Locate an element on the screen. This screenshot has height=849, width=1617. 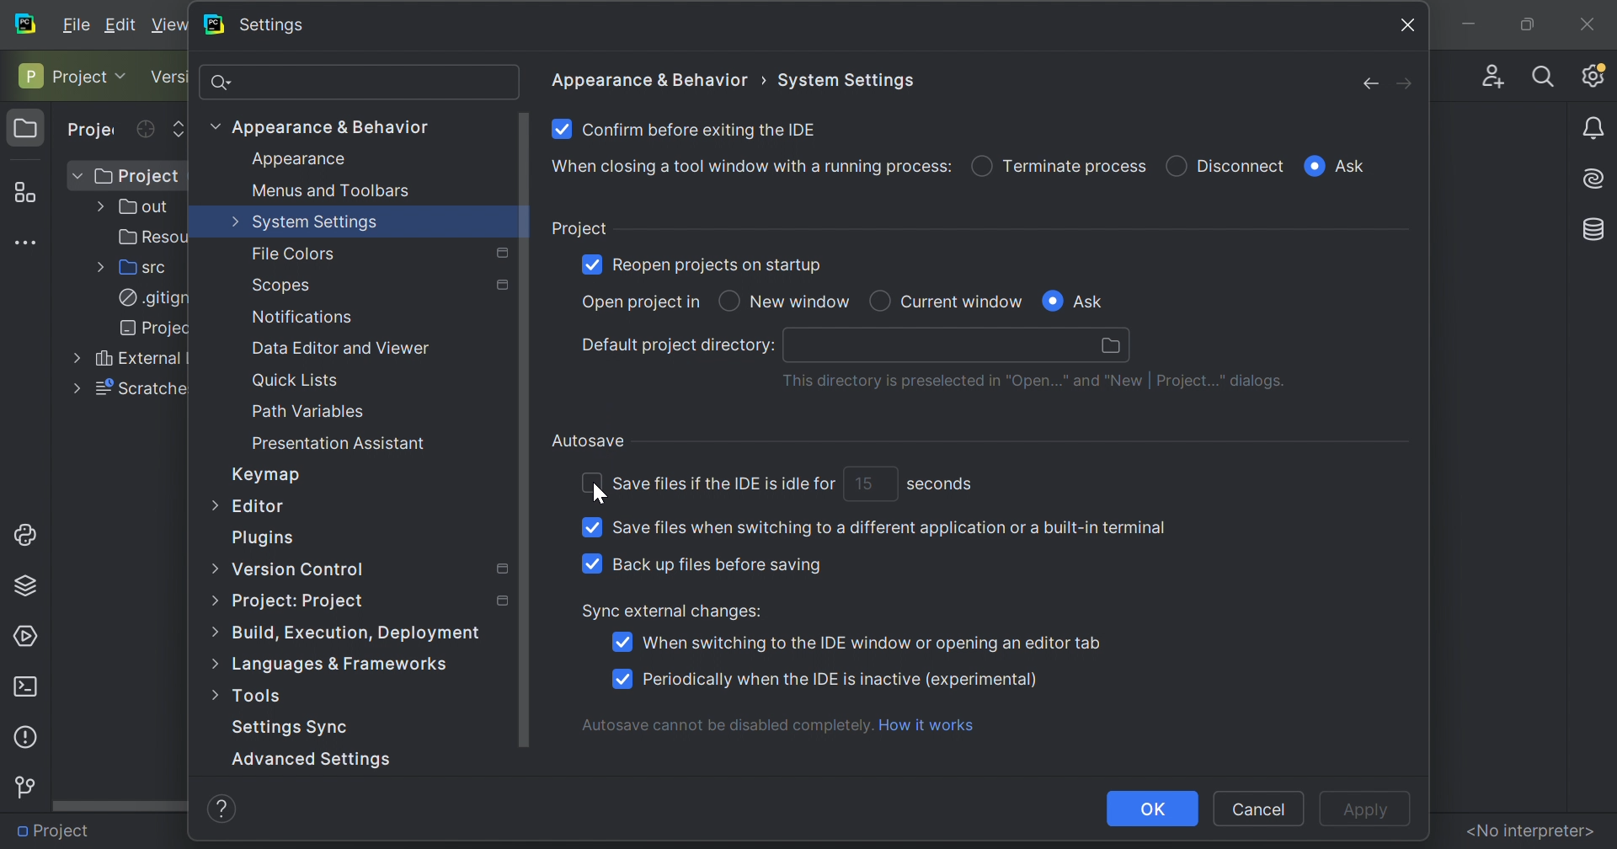
Default project directory: is located at coordinates (677, 345).